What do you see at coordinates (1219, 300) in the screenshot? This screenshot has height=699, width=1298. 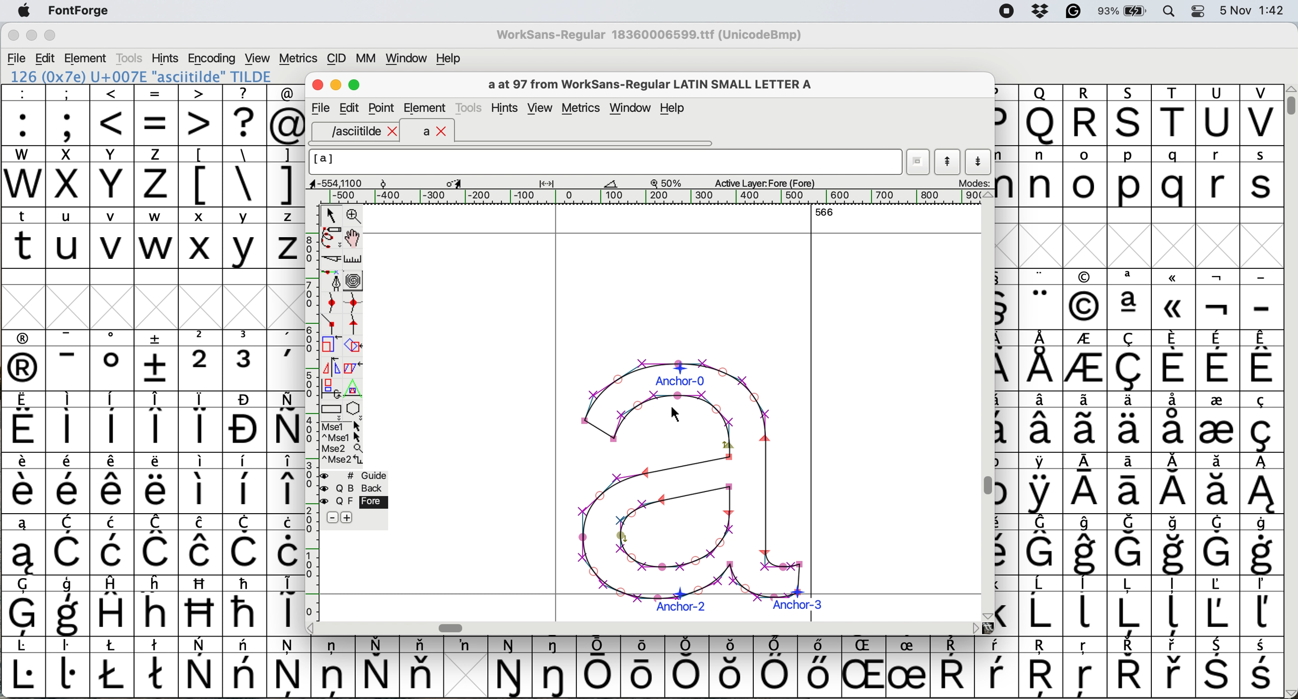 I see `symbol` at bounding box center [1219, 300].